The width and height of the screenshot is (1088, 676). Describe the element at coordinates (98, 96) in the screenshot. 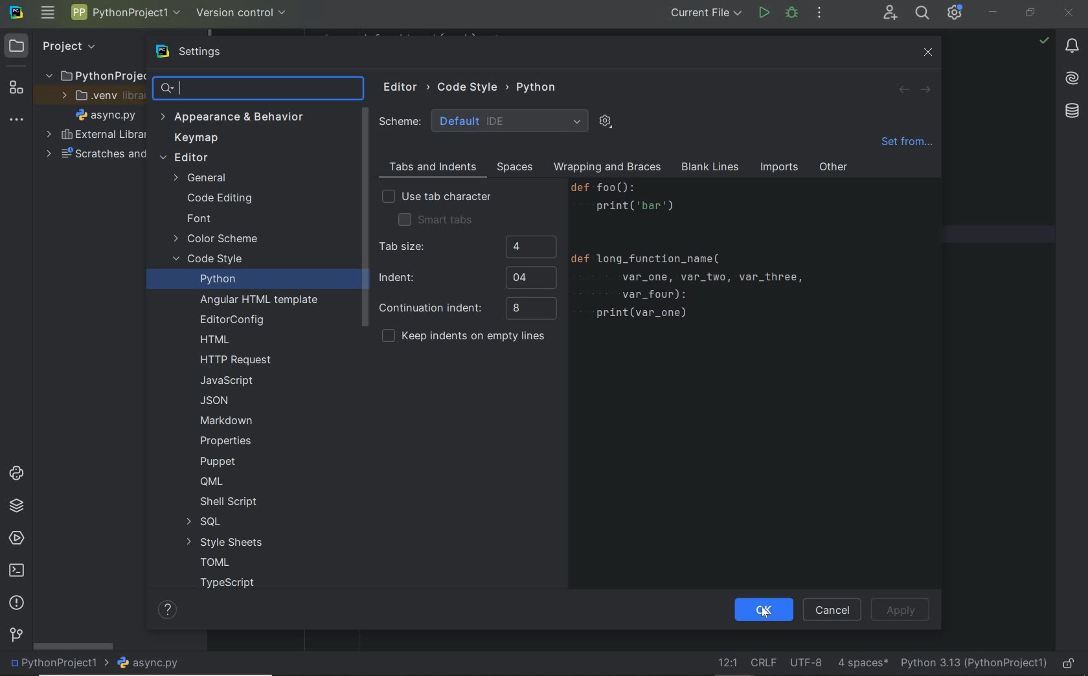

I see `.veny` at that location.